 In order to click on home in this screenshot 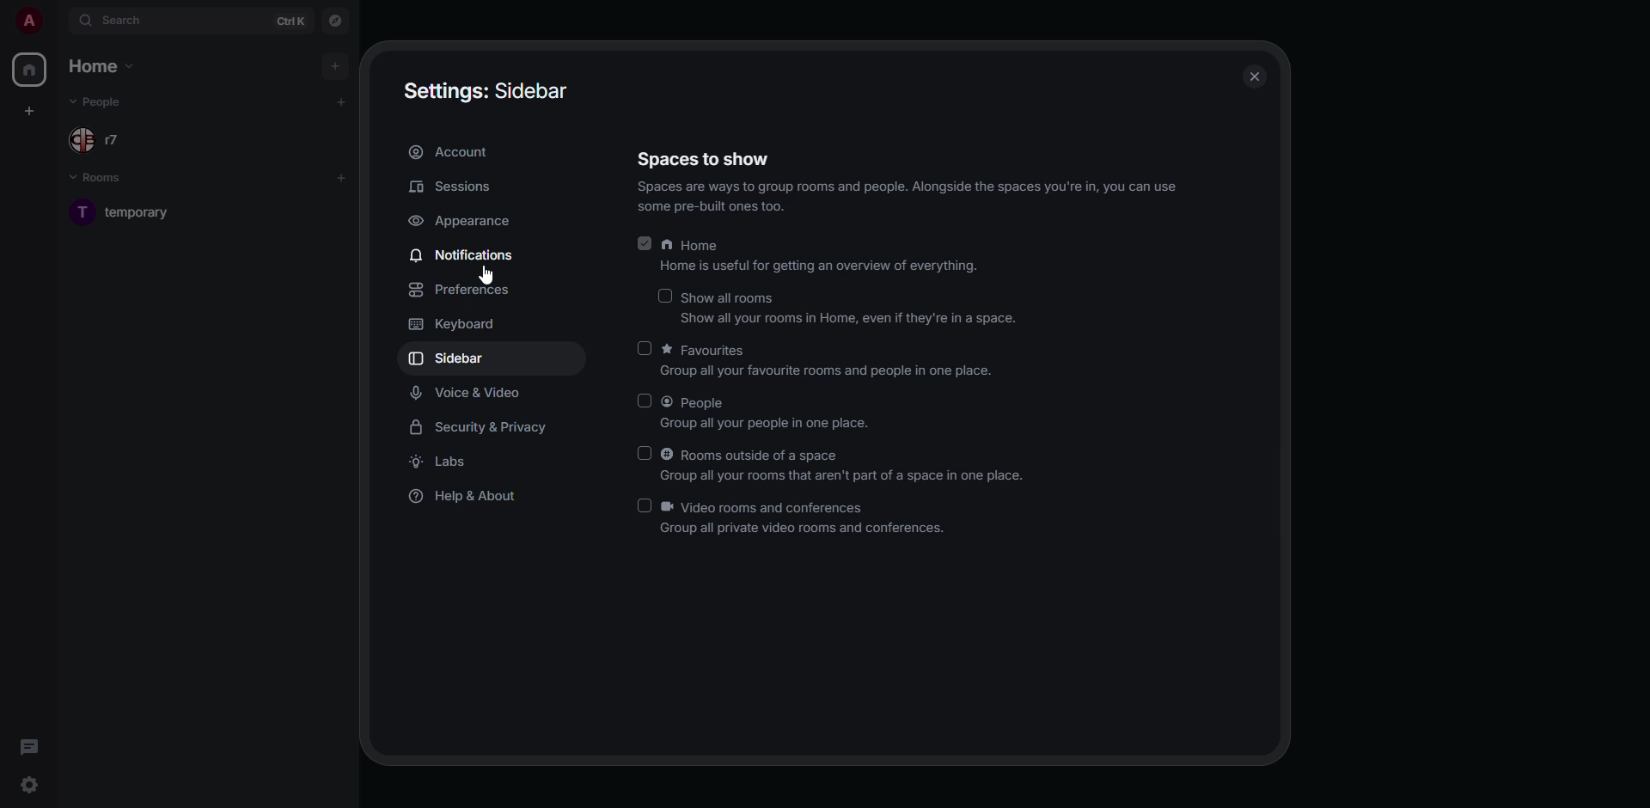, I will do `click(104, 64)`.